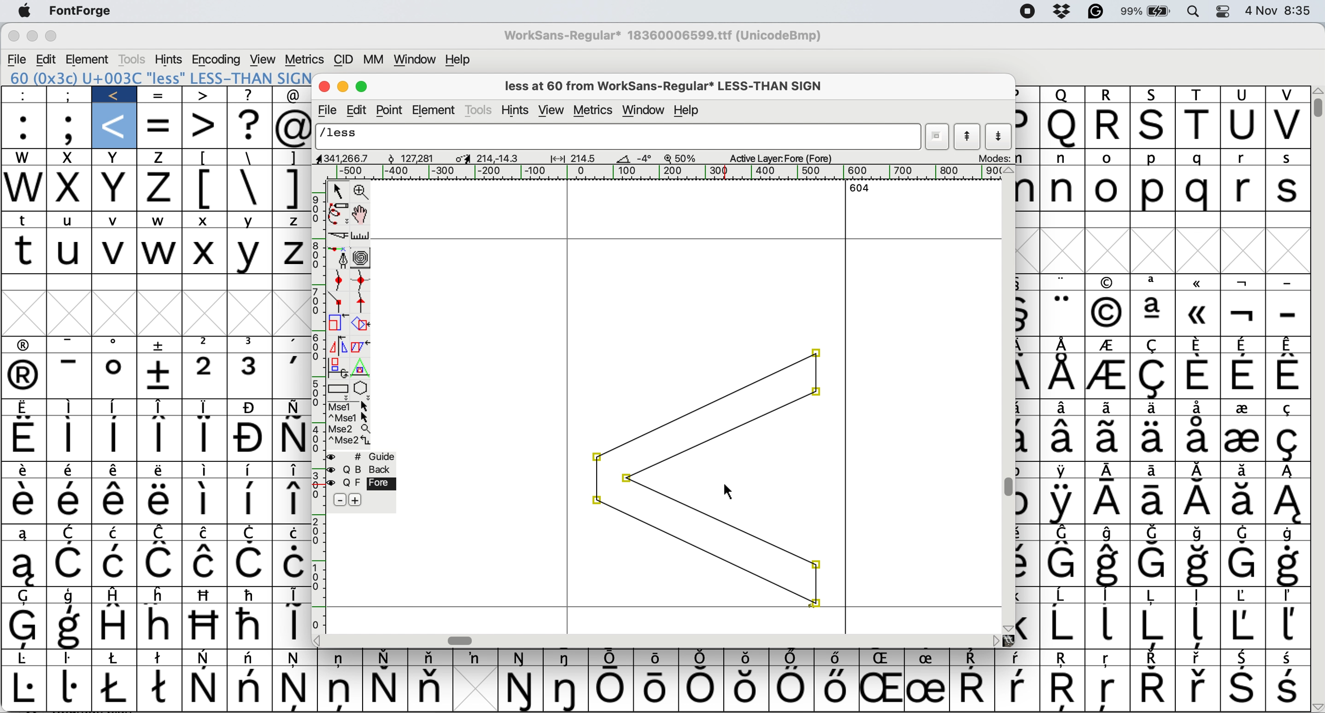  I want to click on Symbol, so click(112, 472).